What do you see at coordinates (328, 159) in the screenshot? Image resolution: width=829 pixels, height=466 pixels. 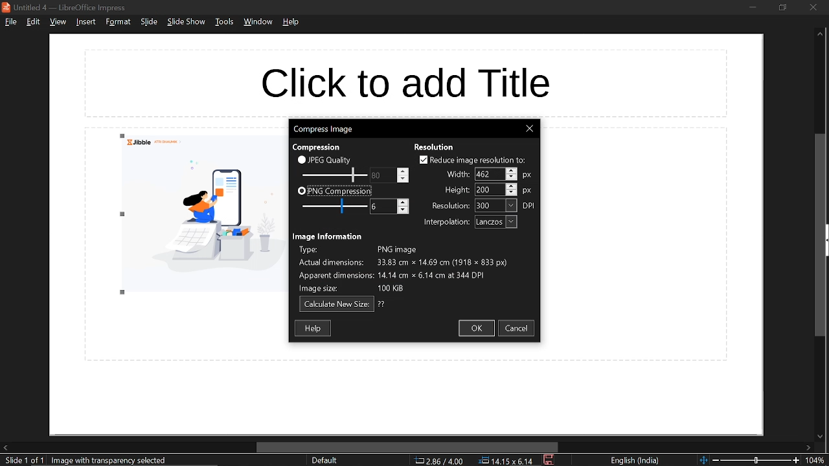 I see `JPEG quality` at bounding box center [328, 159].